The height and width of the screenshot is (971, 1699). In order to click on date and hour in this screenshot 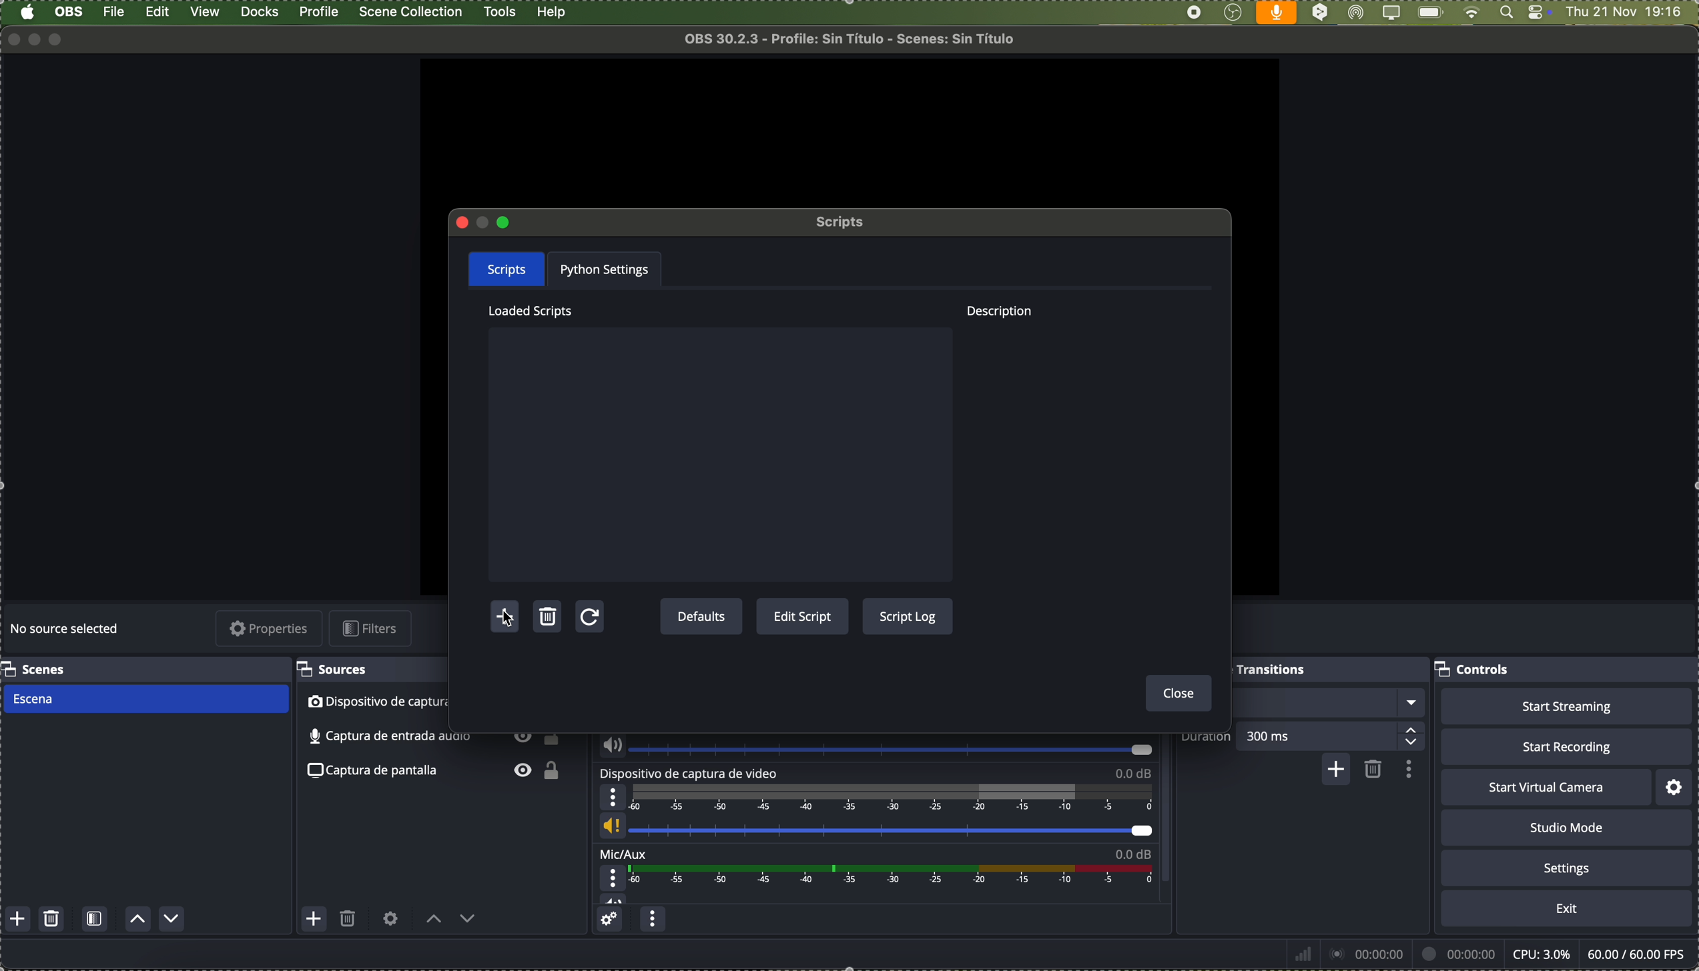, I will do `click(1631, 13)`.